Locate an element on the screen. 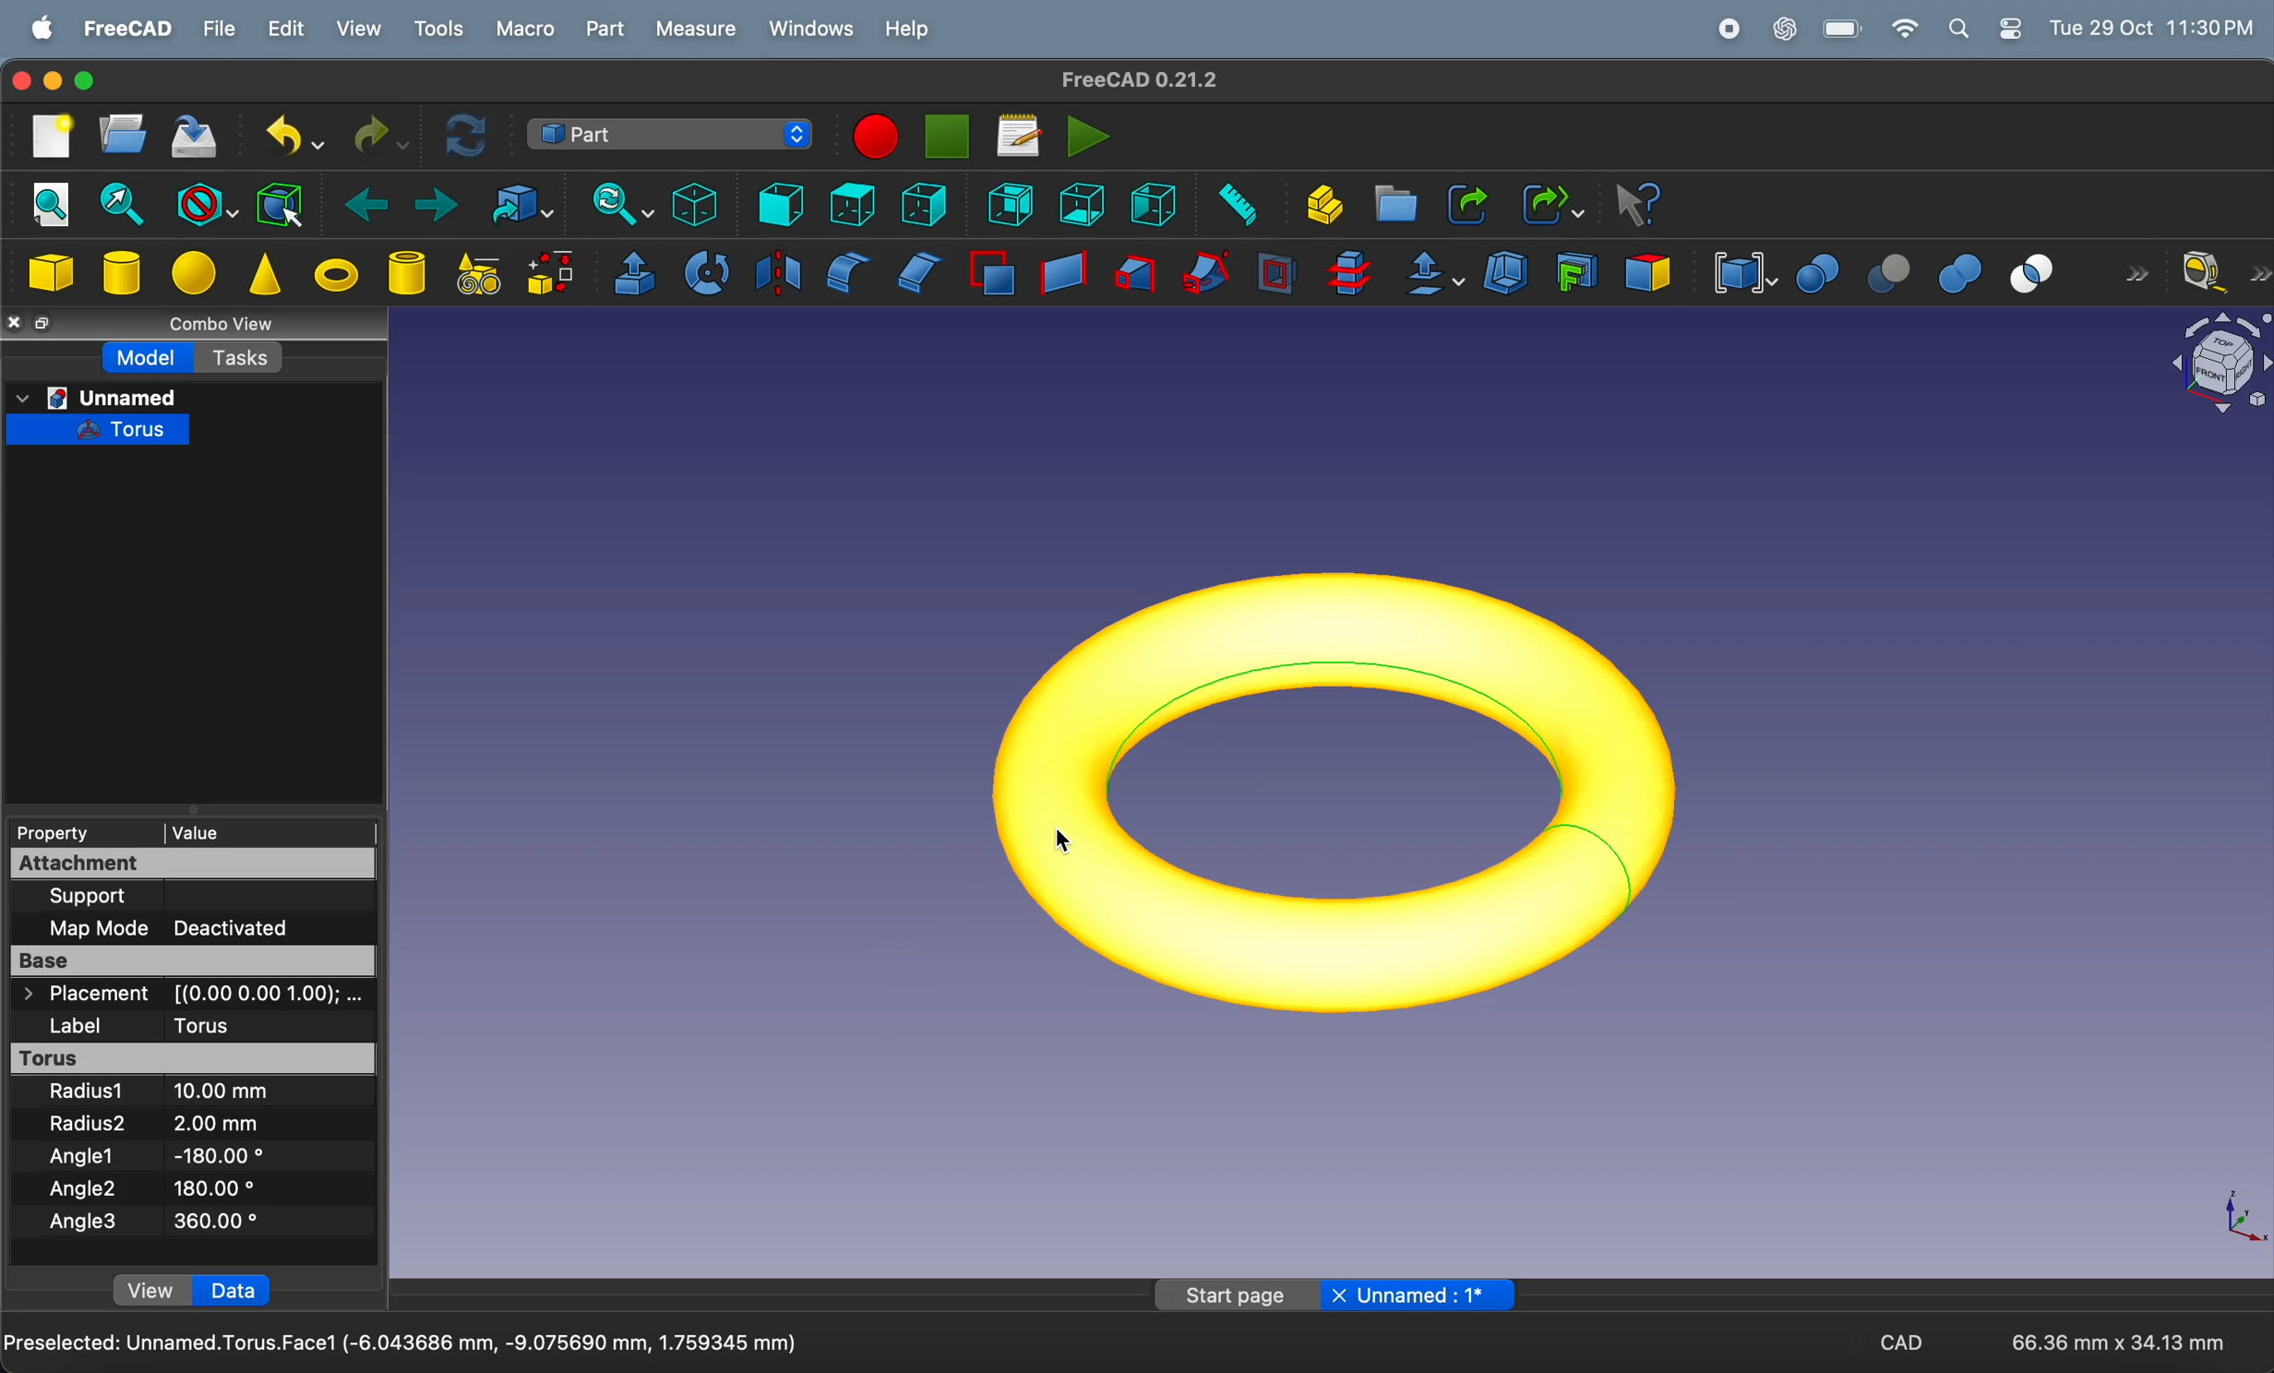  measure liner is located at coordinates (2226, 272).